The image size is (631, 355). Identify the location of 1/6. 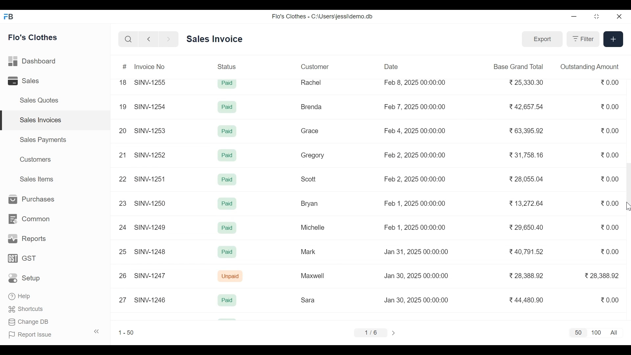
(370, 332).